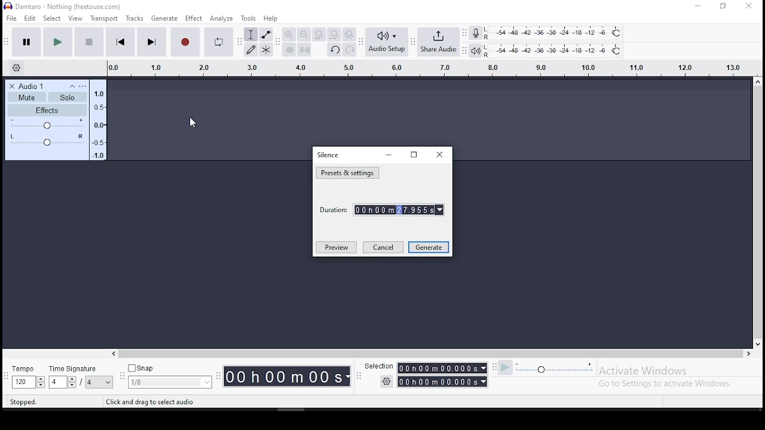  What do you see at coordinates (30, 18) in the screenshot?
I see `edit` at bounding box center [30, 18].